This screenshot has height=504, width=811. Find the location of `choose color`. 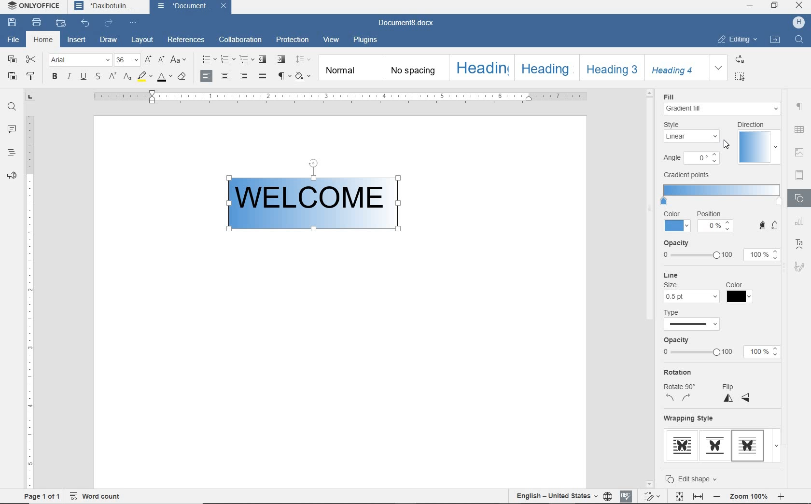

choose color is located at coordinates (740, 297).